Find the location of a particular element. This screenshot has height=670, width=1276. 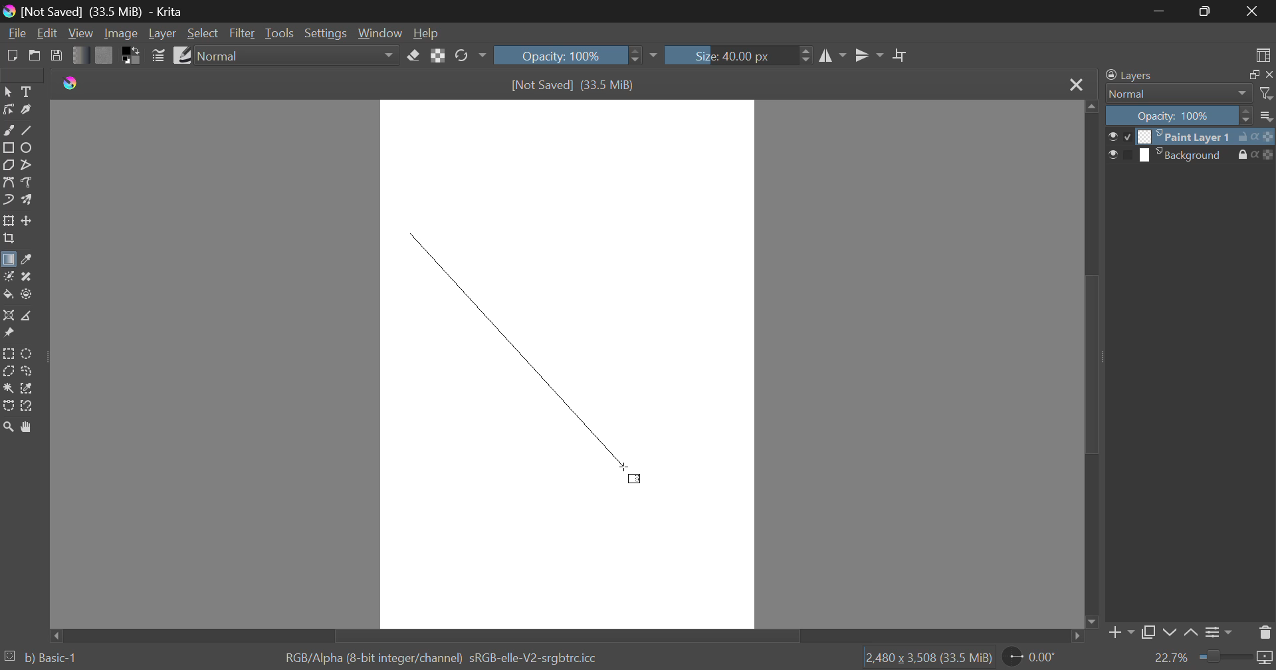

Pattern is located at coordinates (104, 55).